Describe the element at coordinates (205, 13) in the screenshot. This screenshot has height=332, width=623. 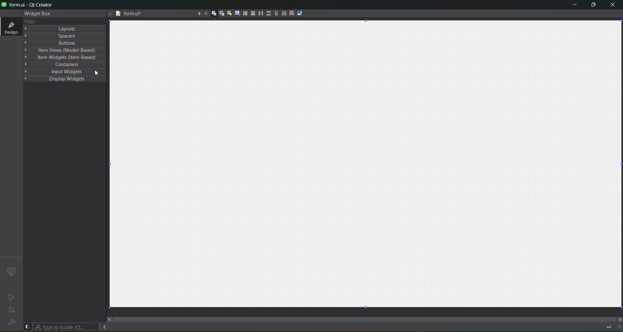
I see `close document` at that location.